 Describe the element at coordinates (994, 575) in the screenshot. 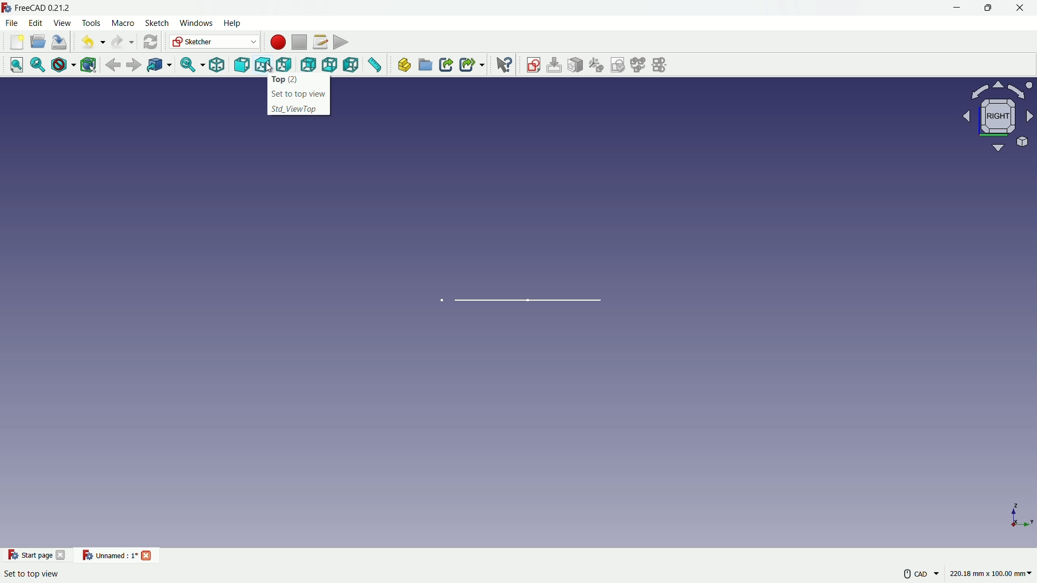

I see `units` at that location.